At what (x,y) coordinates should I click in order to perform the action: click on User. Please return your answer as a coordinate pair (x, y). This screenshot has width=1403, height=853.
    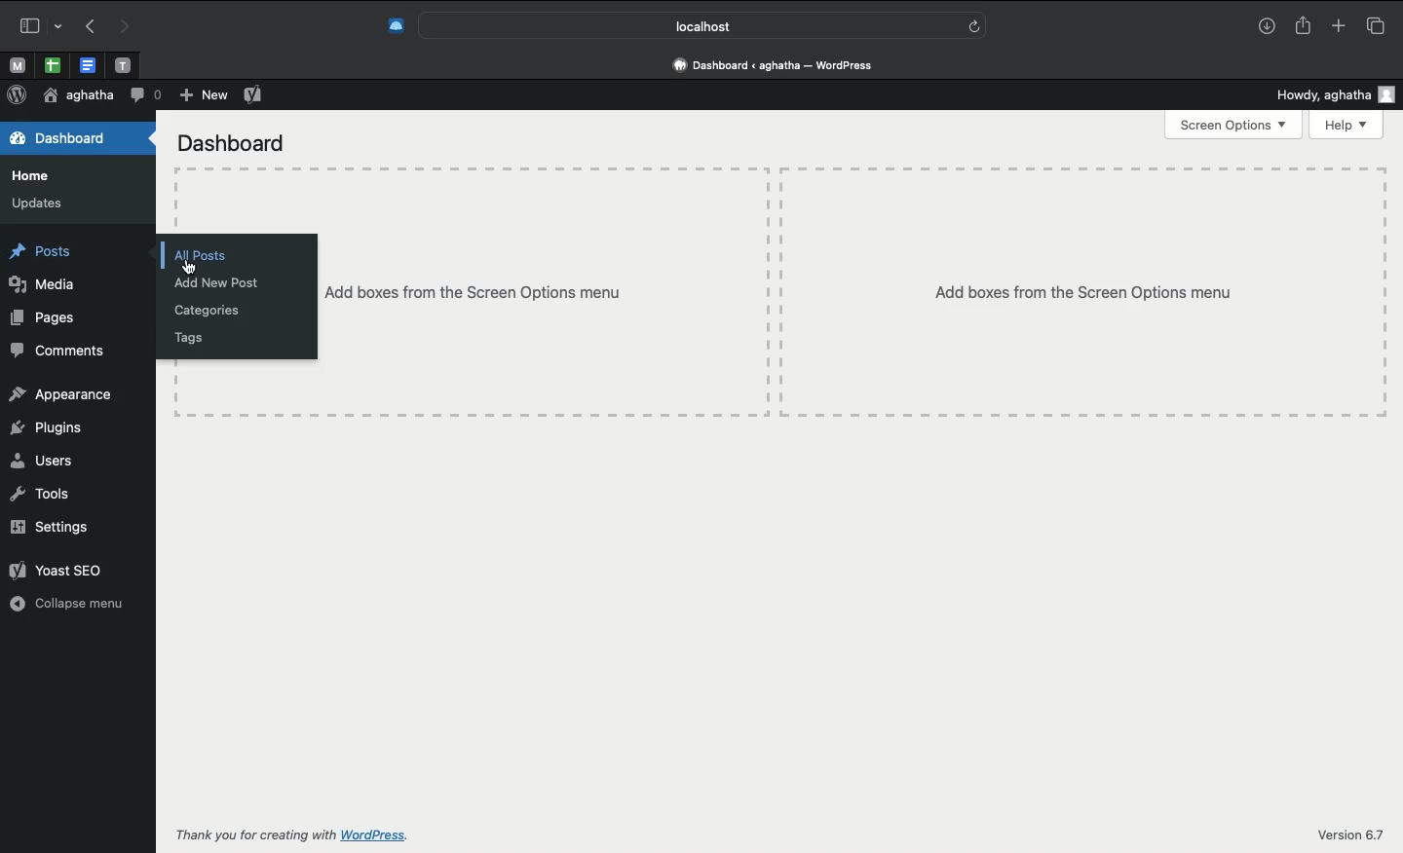
    Looking at the image, I should click on (76, 96).